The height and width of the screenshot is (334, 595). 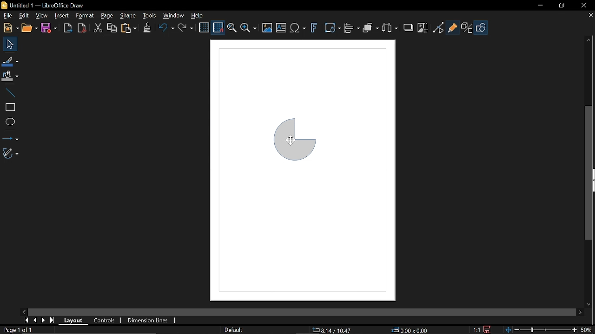 What do you see at coordinates (18, 329) in the screenshot?
I see `Page 1 of 1` at bounding box center [18, 329].